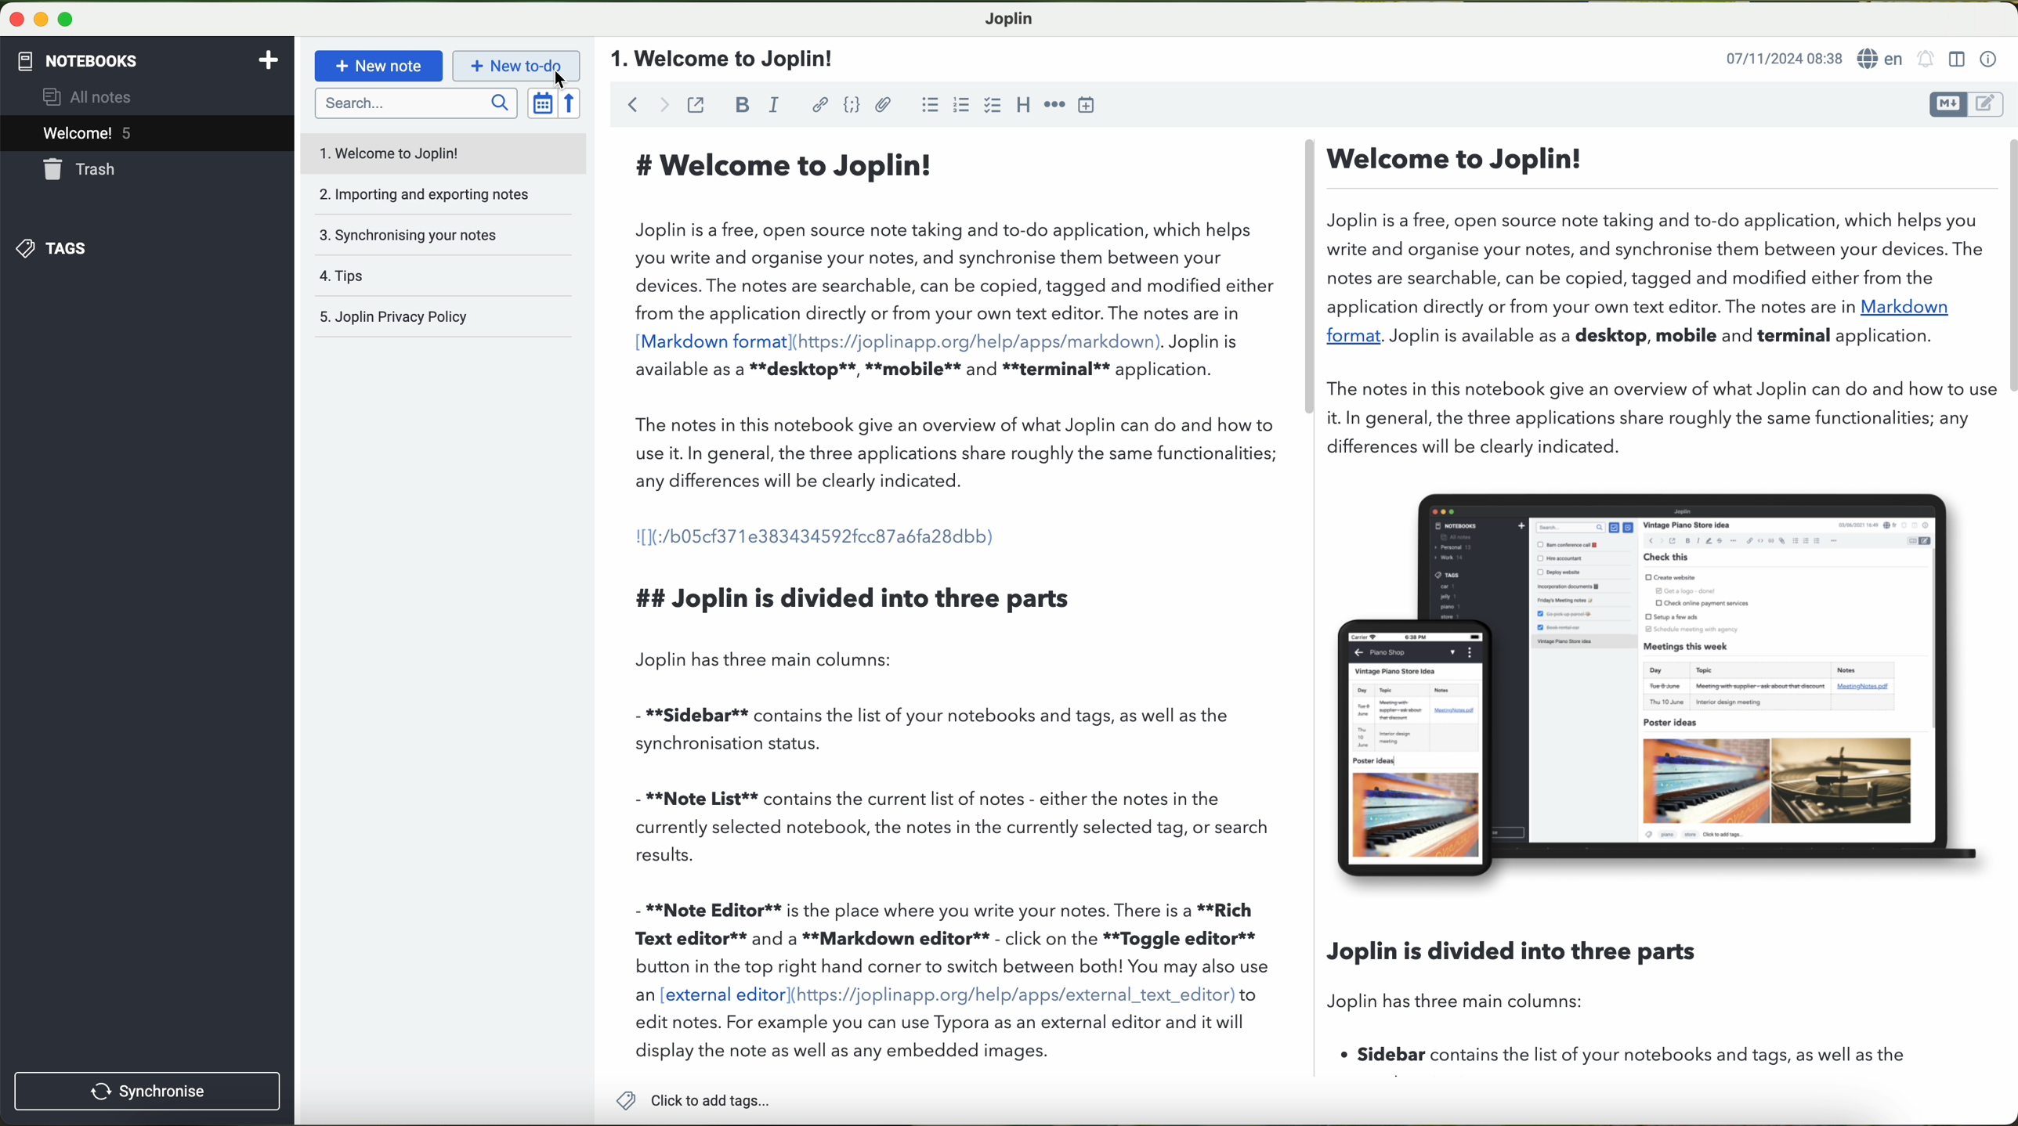 The height and width of the screenshot is (1126, 2018). Describe the element at coordinates (822, 106) in the screenshot. I see `hyperlink` at that location.